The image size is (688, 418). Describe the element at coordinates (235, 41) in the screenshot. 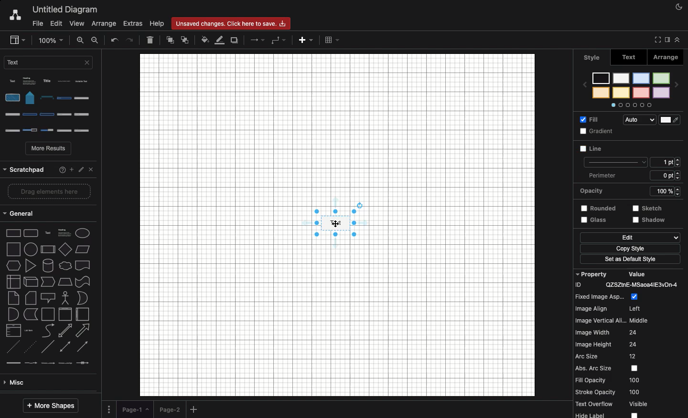

I see `Duplicate` at that location.